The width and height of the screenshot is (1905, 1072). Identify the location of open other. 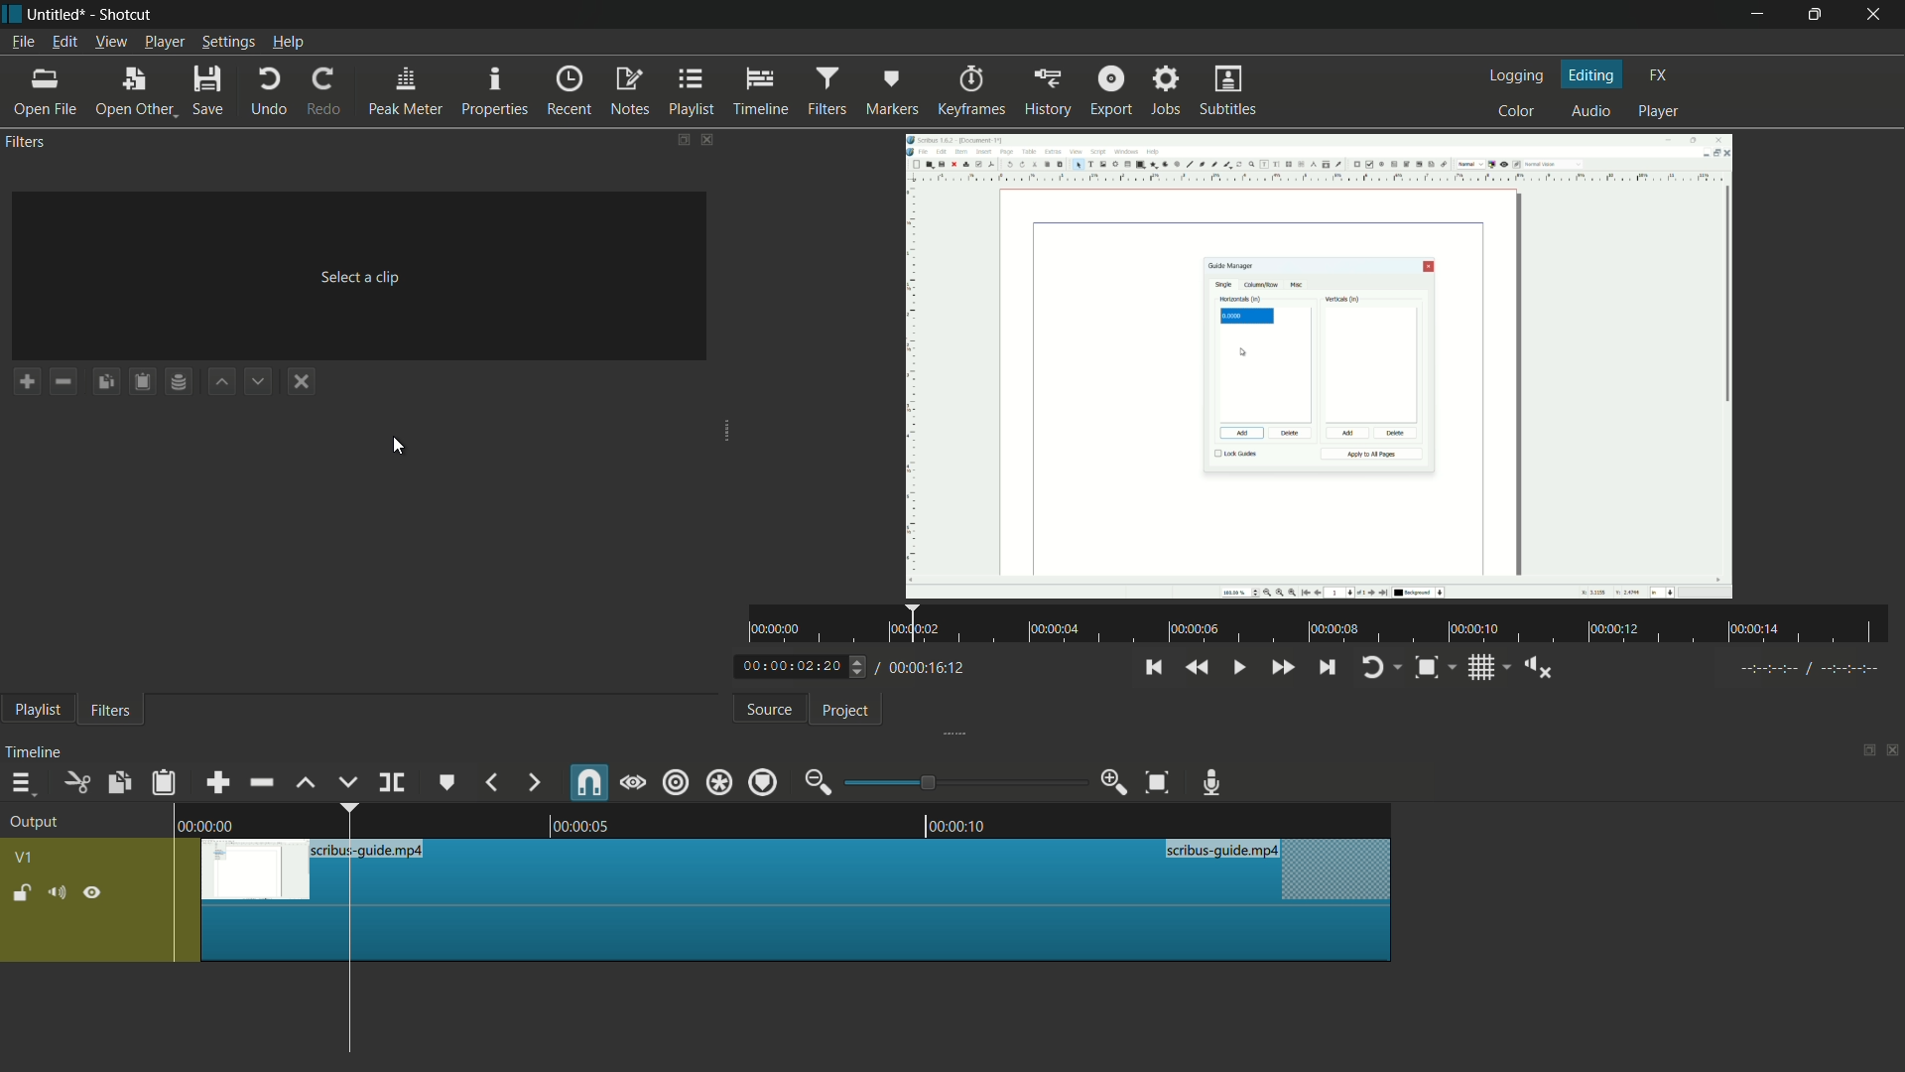
(135, 91).